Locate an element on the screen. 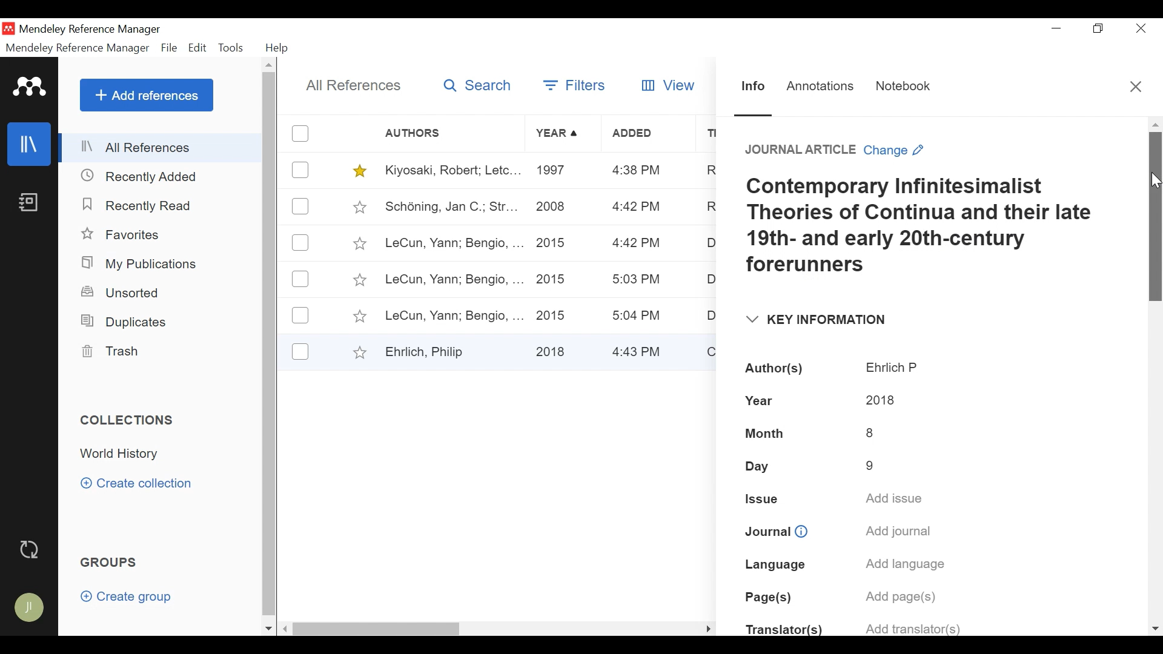 This screenshot has width=1163, height=654. Search is located at coordinates (475, 87).